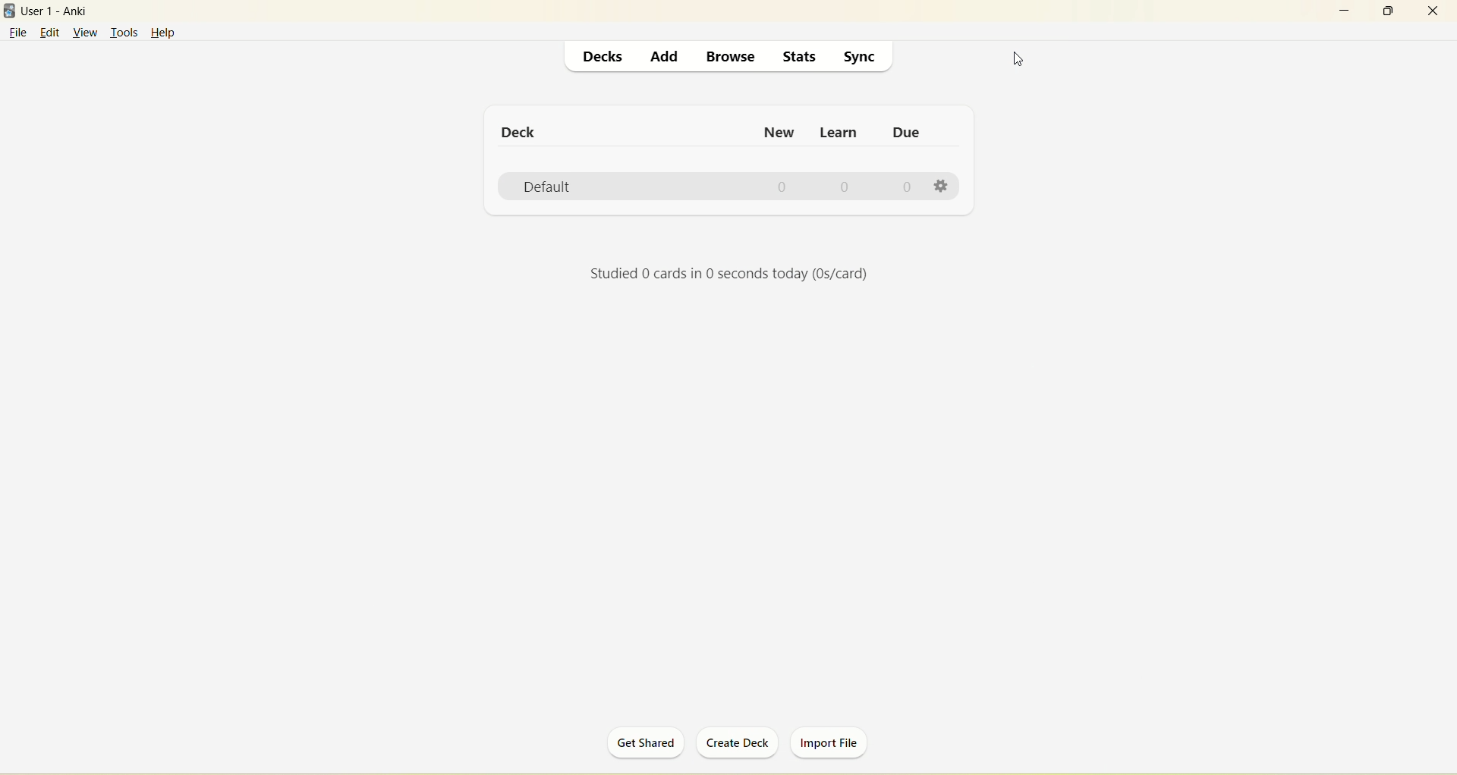 The width and height of the screenshot is (1457, 775). Describe the element at coordinates (124, 33) in the screenshot. I see `tools` at that location.